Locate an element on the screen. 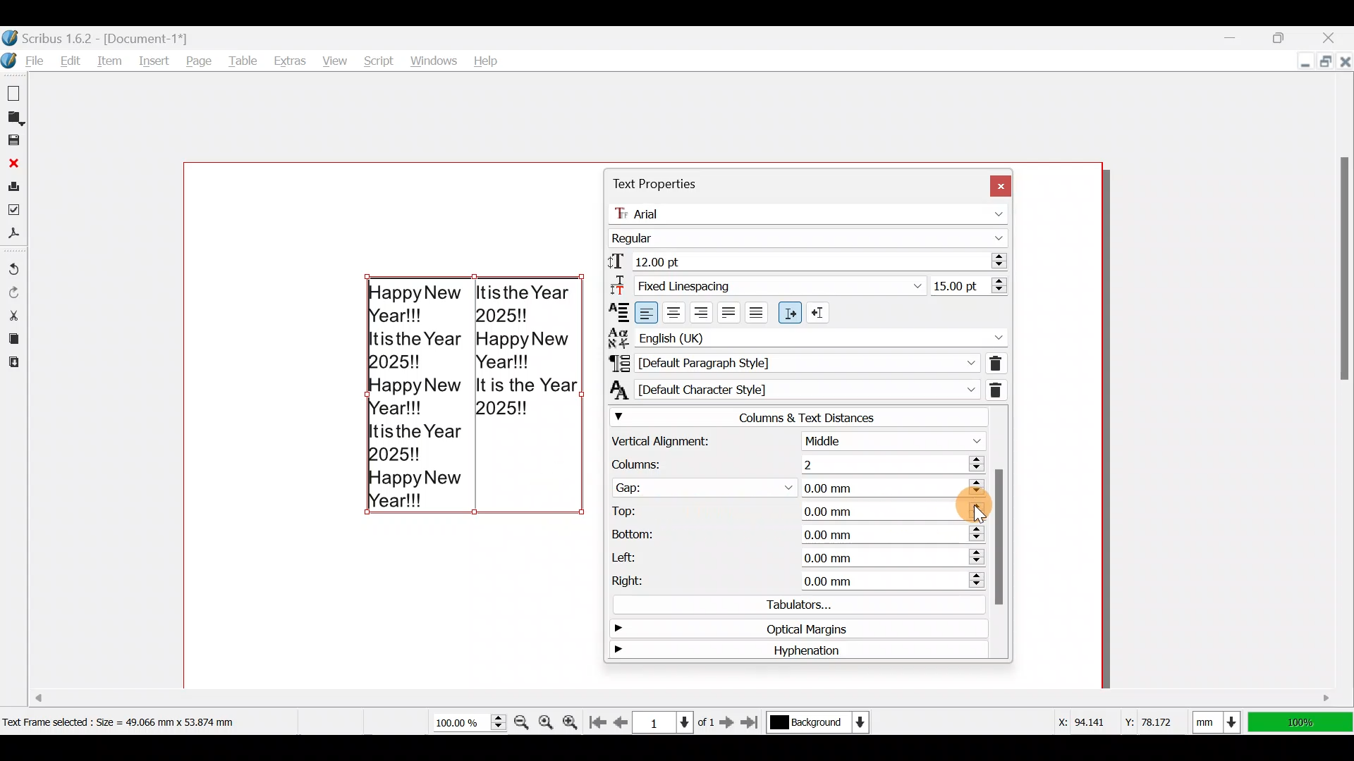 The height and width of the screenshot is (761, 1354). Optical margins is located at coordinates (790, 628).